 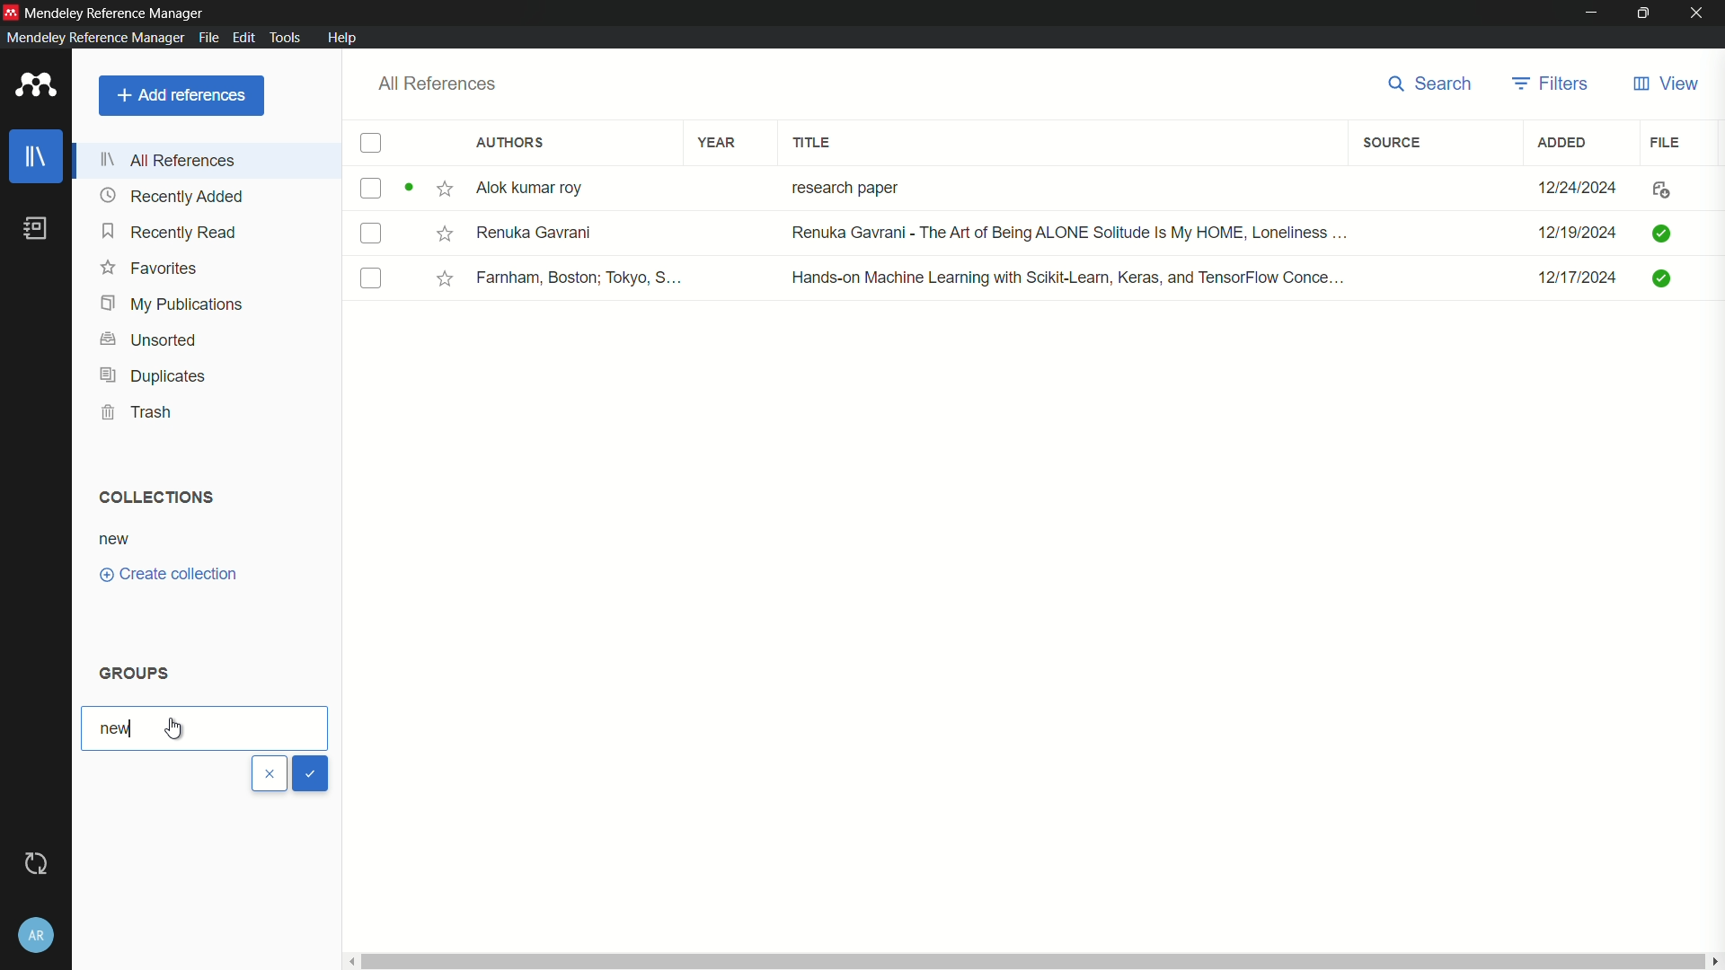 What do you see at coordinates (173, 304) in the screenshot?
I see `my publications` at bounding box center [173, 304].